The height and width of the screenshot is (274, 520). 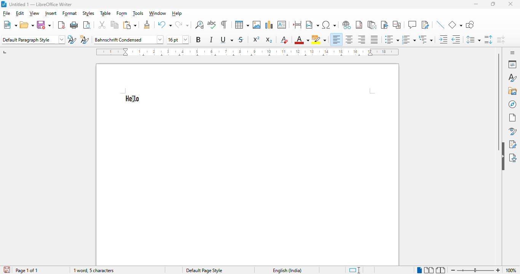 I want to click on copy, so click(x=114, y=24).